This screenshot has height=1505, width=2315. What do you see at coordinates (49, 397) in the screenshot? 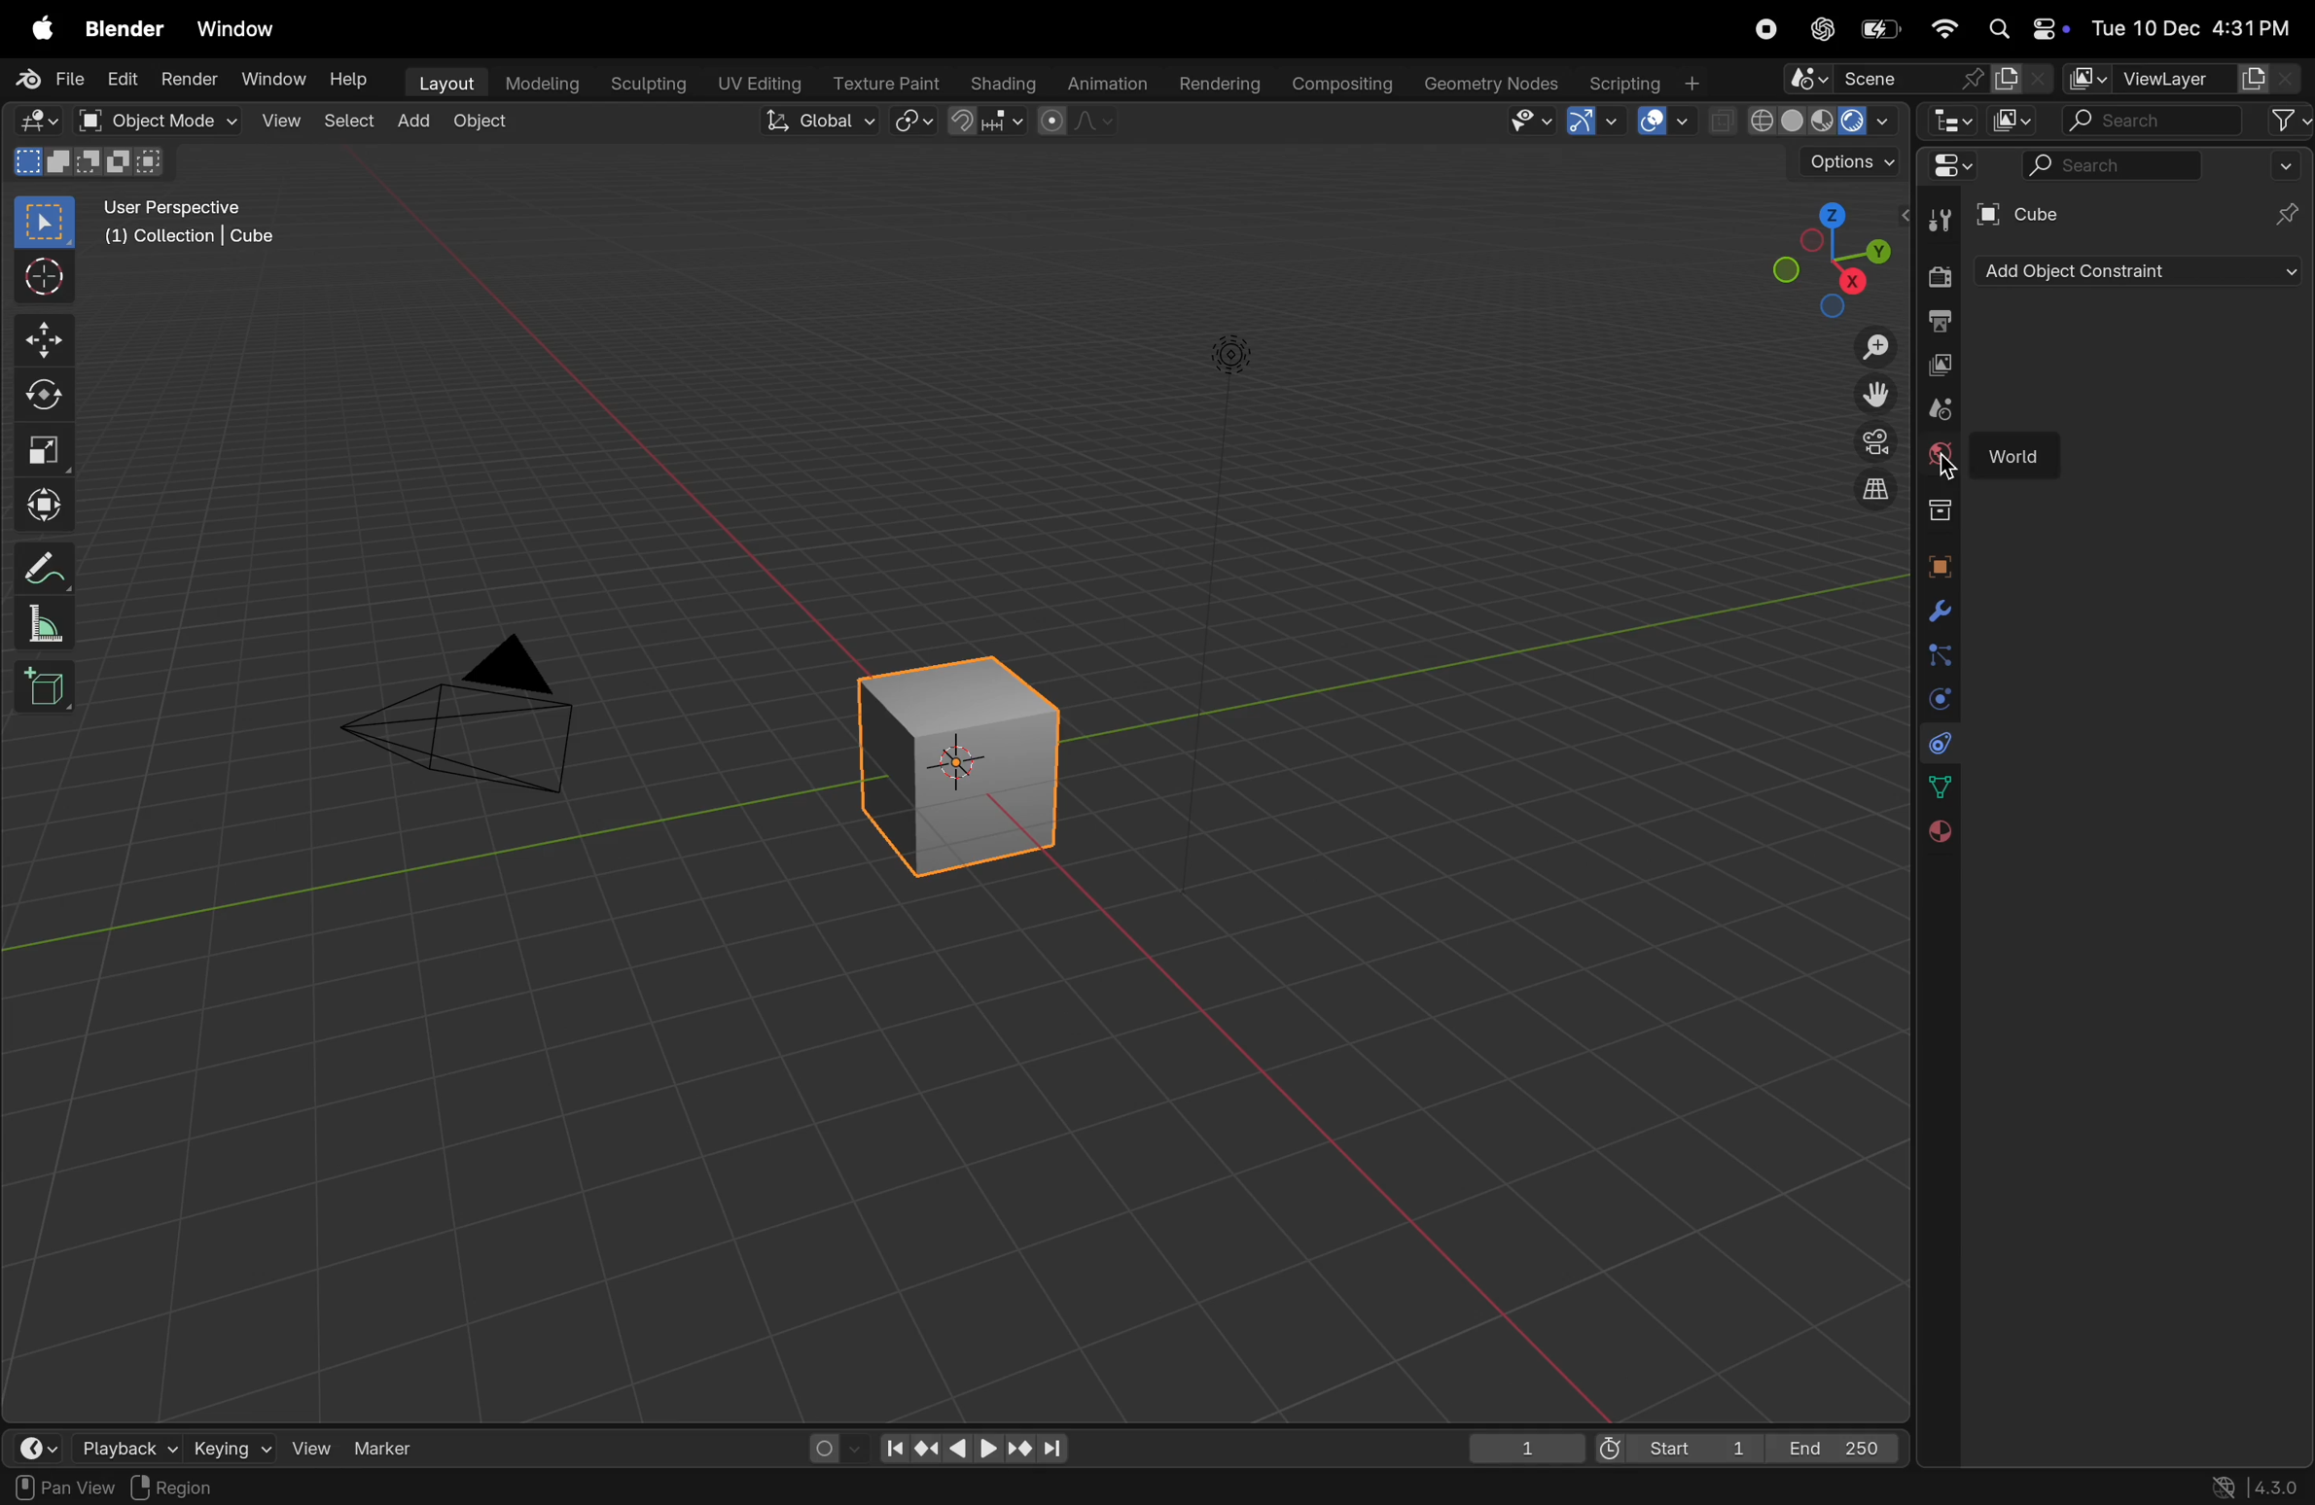
I see `transform` at bounding box center [49, 397].